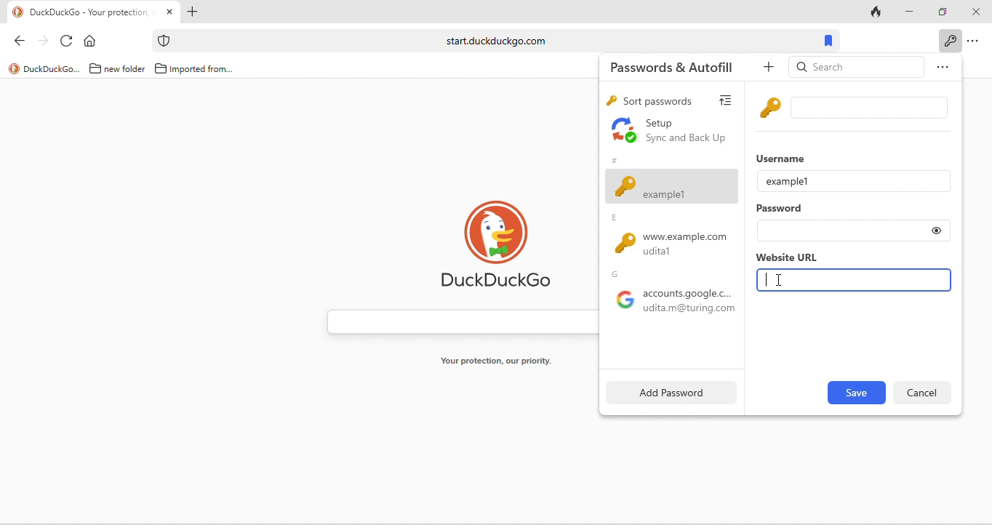 The height and width of the screenshot is (525, 992). Describe the element at coordinates (784, 157) in the screenshot. I see `username` at that location.